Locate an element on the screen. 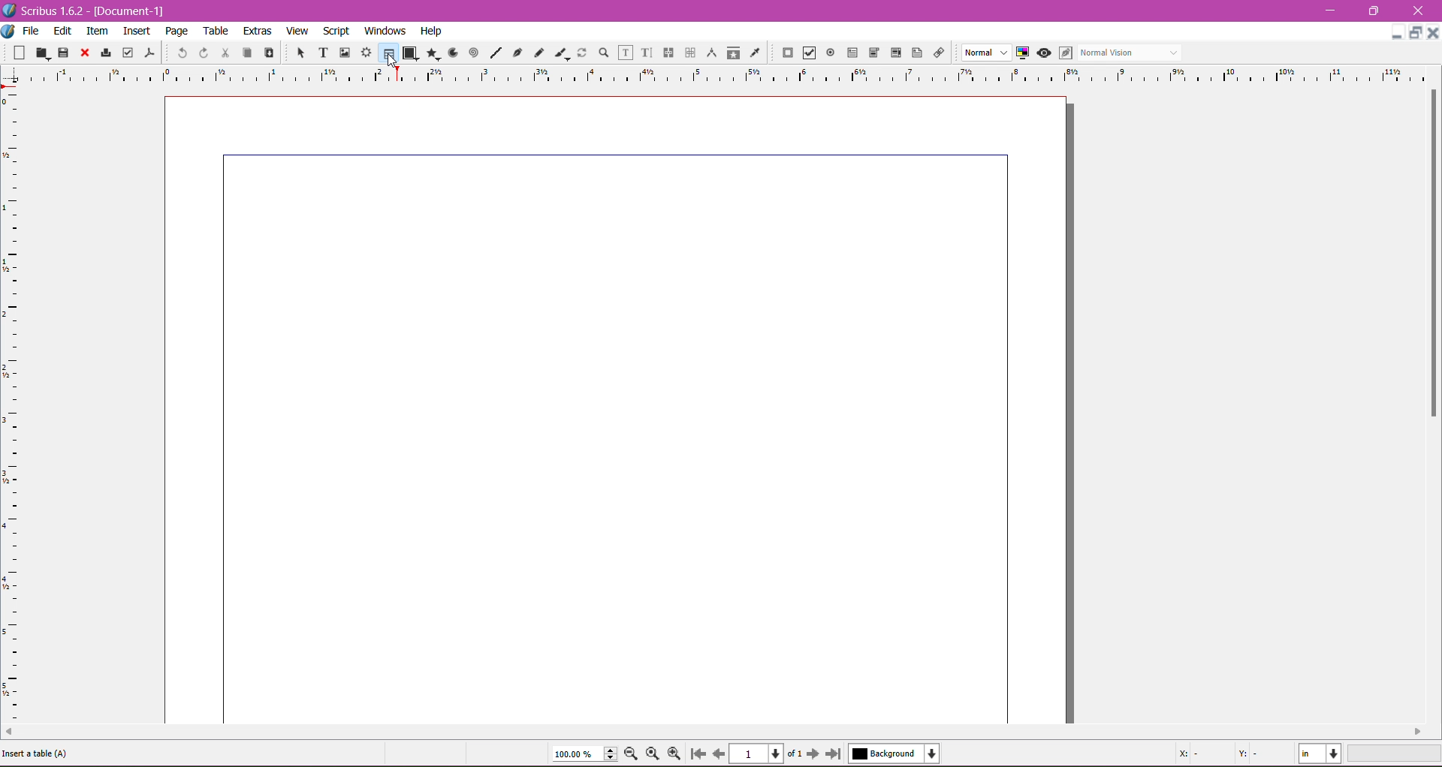 The height and width of the screenshot is (767, 1442). Bezier Curve is located at coordinates (516, 52).